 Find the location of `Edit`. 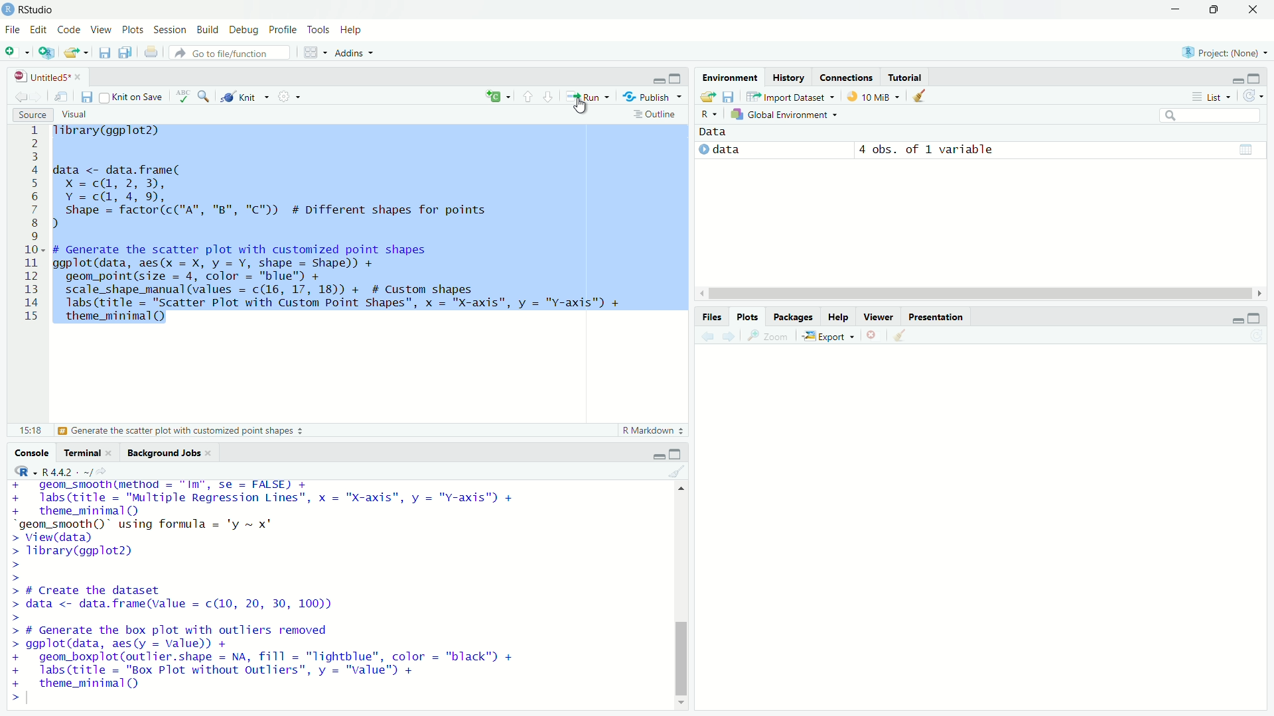

Edit is located at coordinates (38, 29).